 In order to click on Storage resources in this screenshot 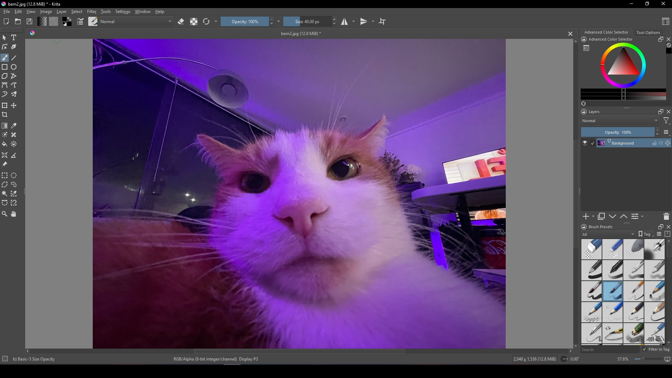, I will do `click(668, 234)`.